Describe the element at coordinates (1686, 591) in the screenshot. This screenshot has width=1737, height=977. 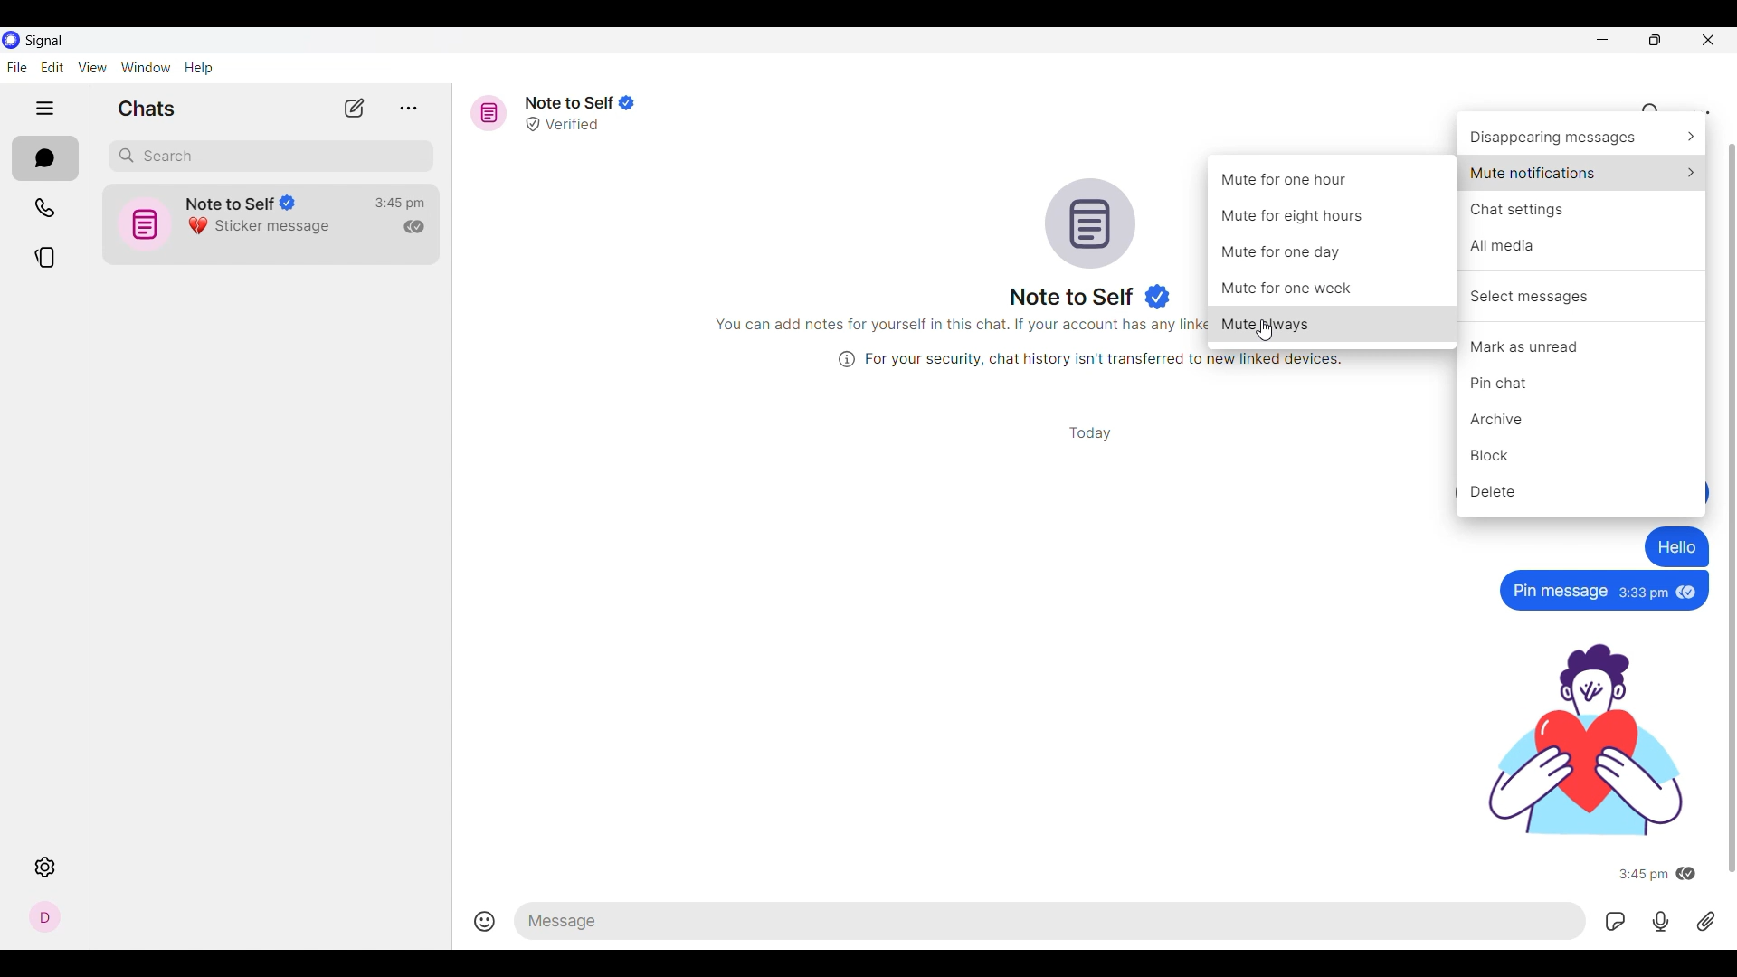
I see `seen` at that location.